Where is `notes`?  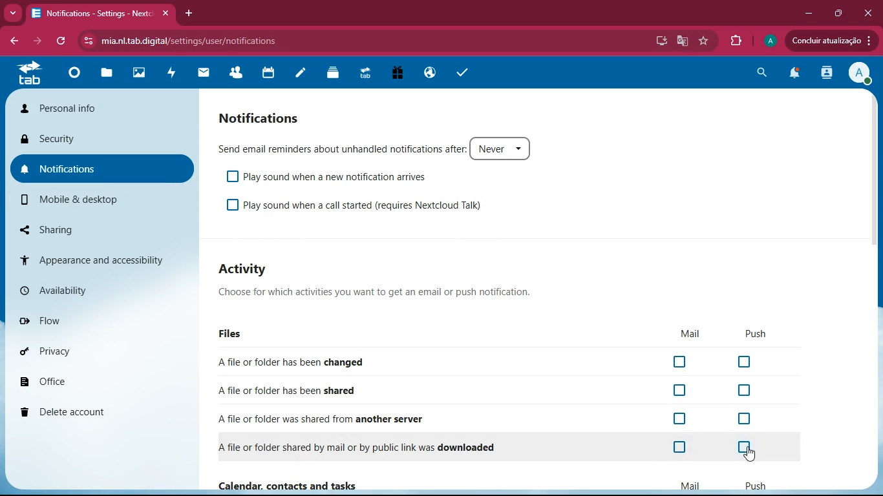
notes is located at coordinates (301, 75).